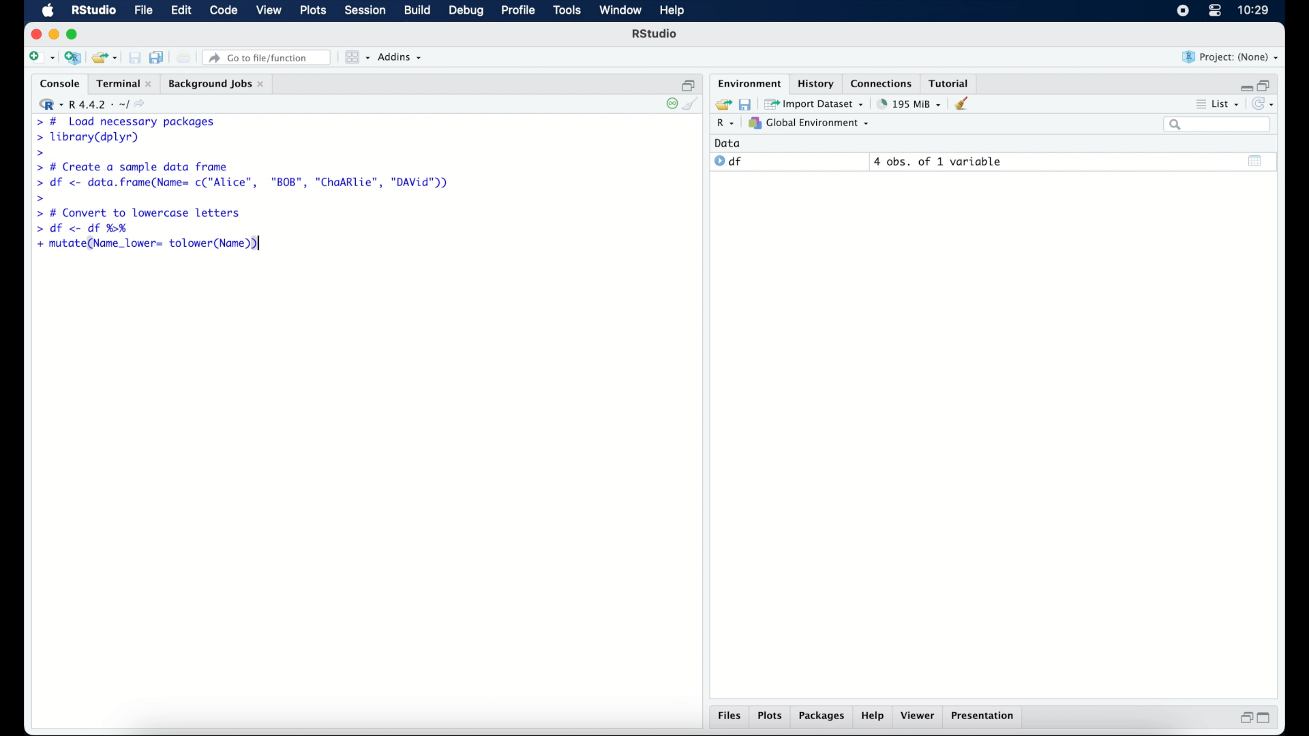 Image resolution: width=1309 pixels, height=736 pixels. Describe the element at coordinates (1256, 160) in the screenshot. I see `show output  window` at that location.